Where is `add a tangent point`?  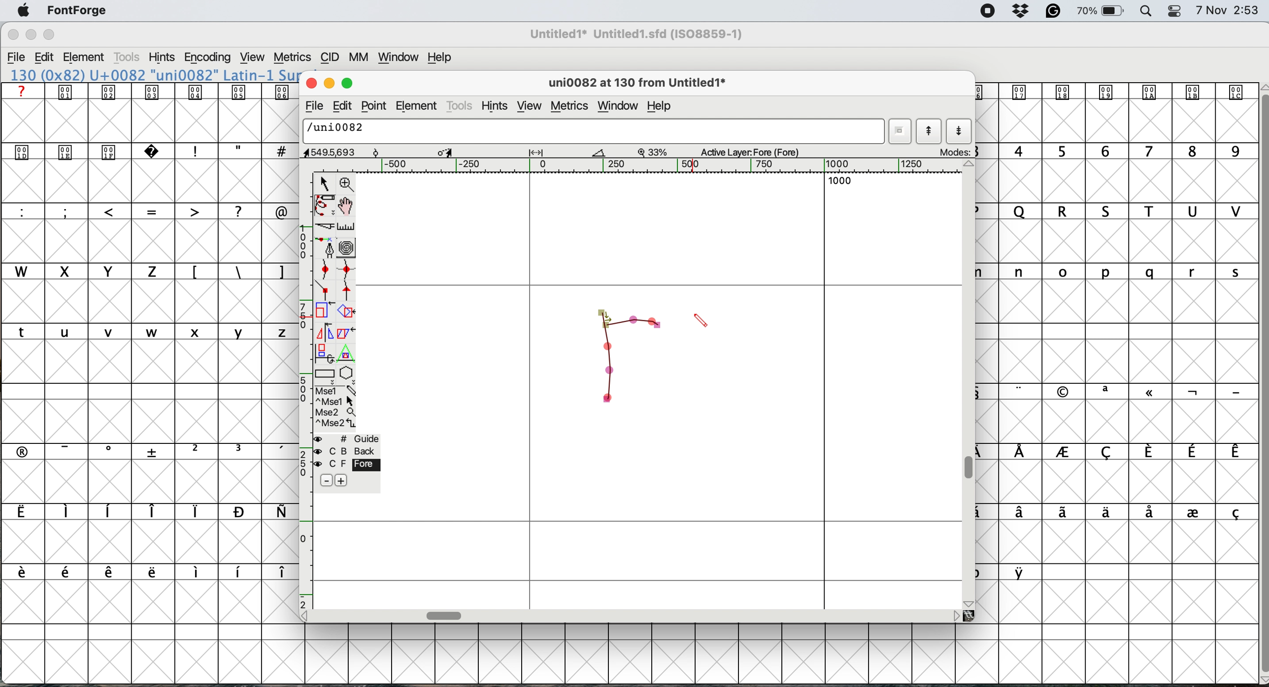
add a tangent point is located at coordinates (348, 292).